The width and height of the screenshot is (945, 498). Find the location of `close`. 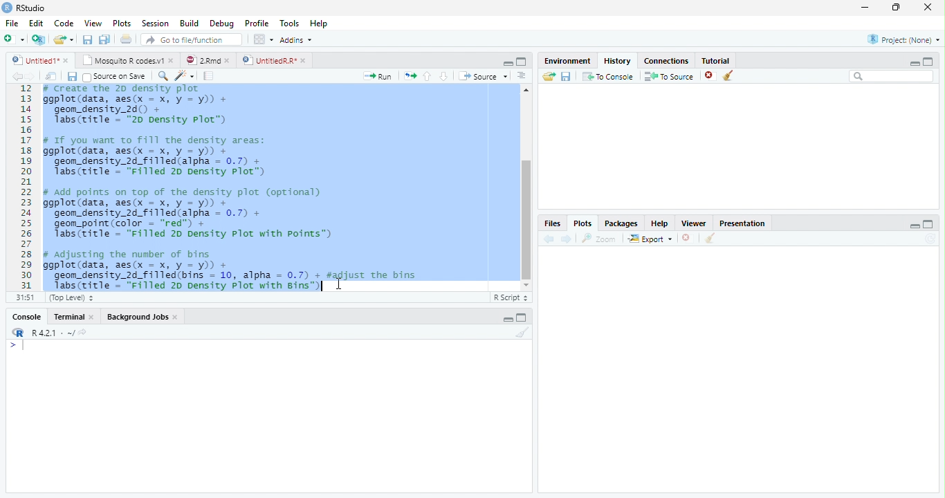

close is located at coordinates (94, 317).